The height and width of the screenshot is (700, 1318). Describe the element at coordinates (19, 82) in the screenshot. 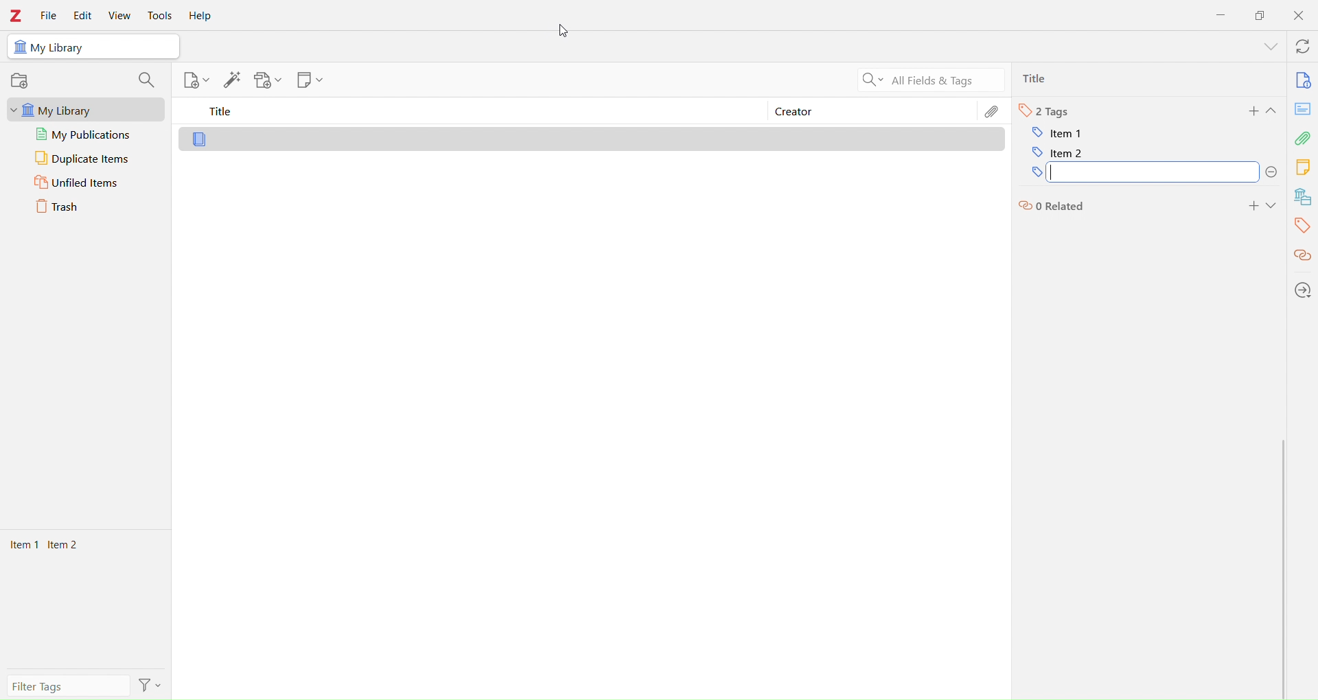

I see `record` at that location.